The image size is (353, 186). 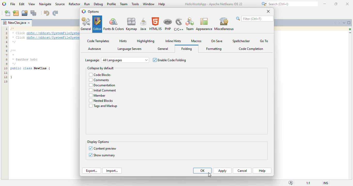 What do you see at coordinates (32, 4) in the screenshot?
I see `view` at bounding box center [32, 4].